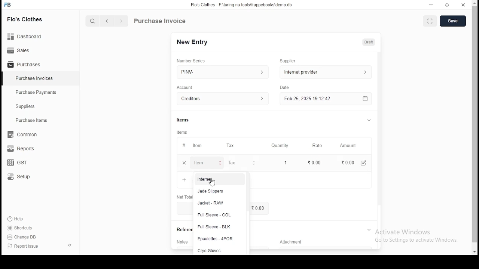 This screenshot has height=269, width=479. I want to click on new entry, so click(193, 42).